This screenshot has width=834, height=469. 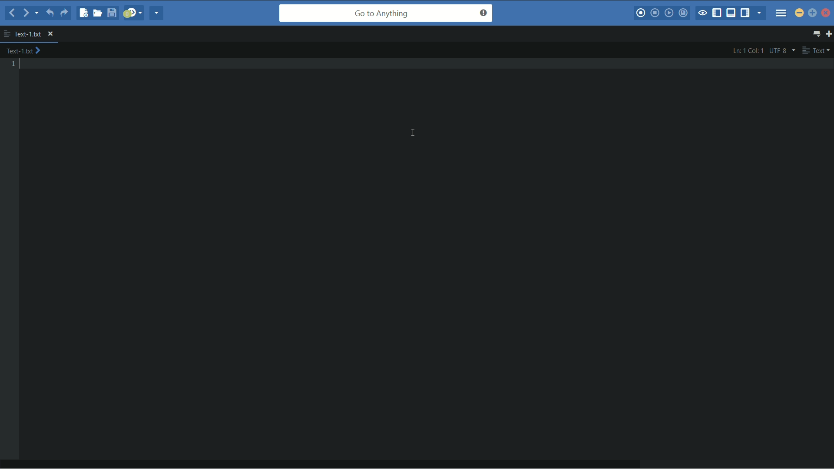 What do you see at coordinates (799, 12) in the screenshot?
I see `minimize` at bounding box center [799, 12].